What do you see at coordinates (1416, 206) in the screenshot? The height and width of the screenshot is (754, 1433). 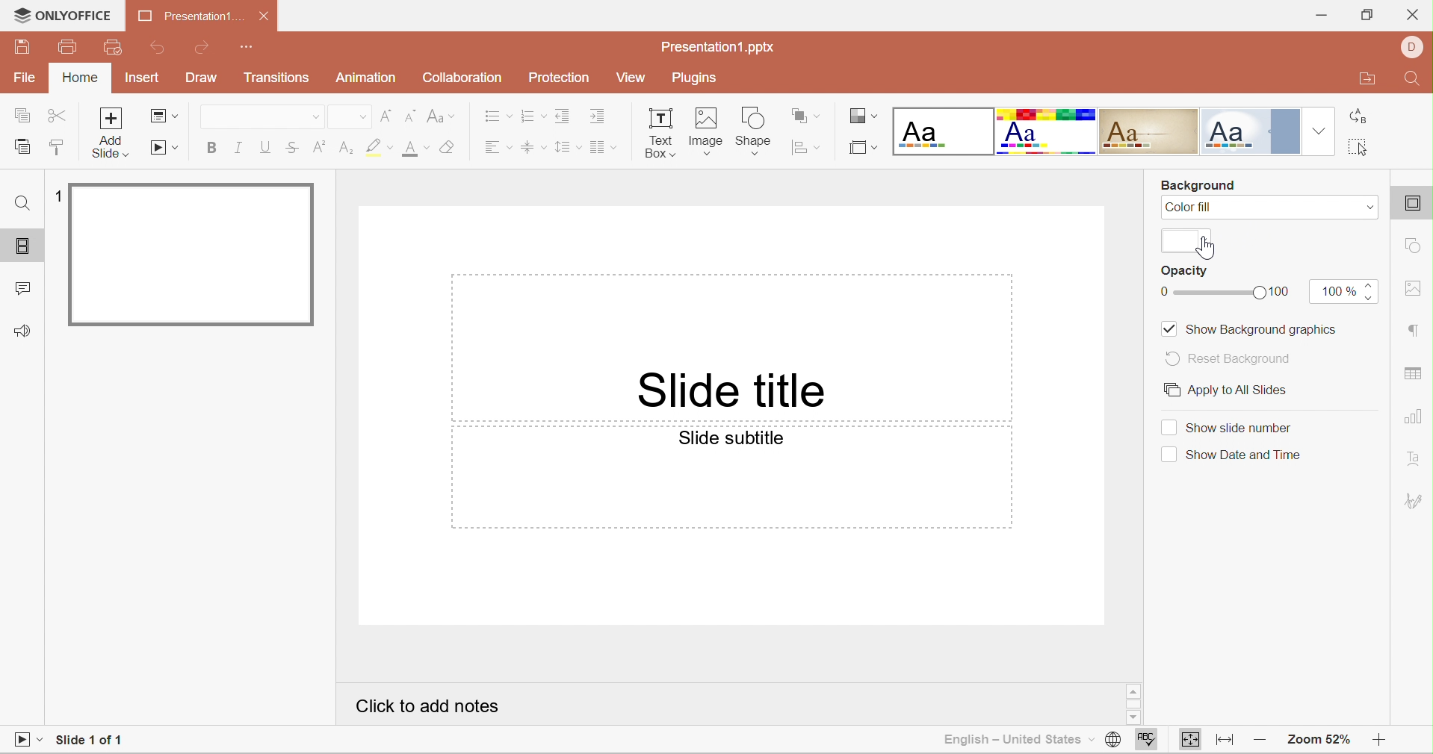 I see `slide settings` at bounding box center [1416, 206].